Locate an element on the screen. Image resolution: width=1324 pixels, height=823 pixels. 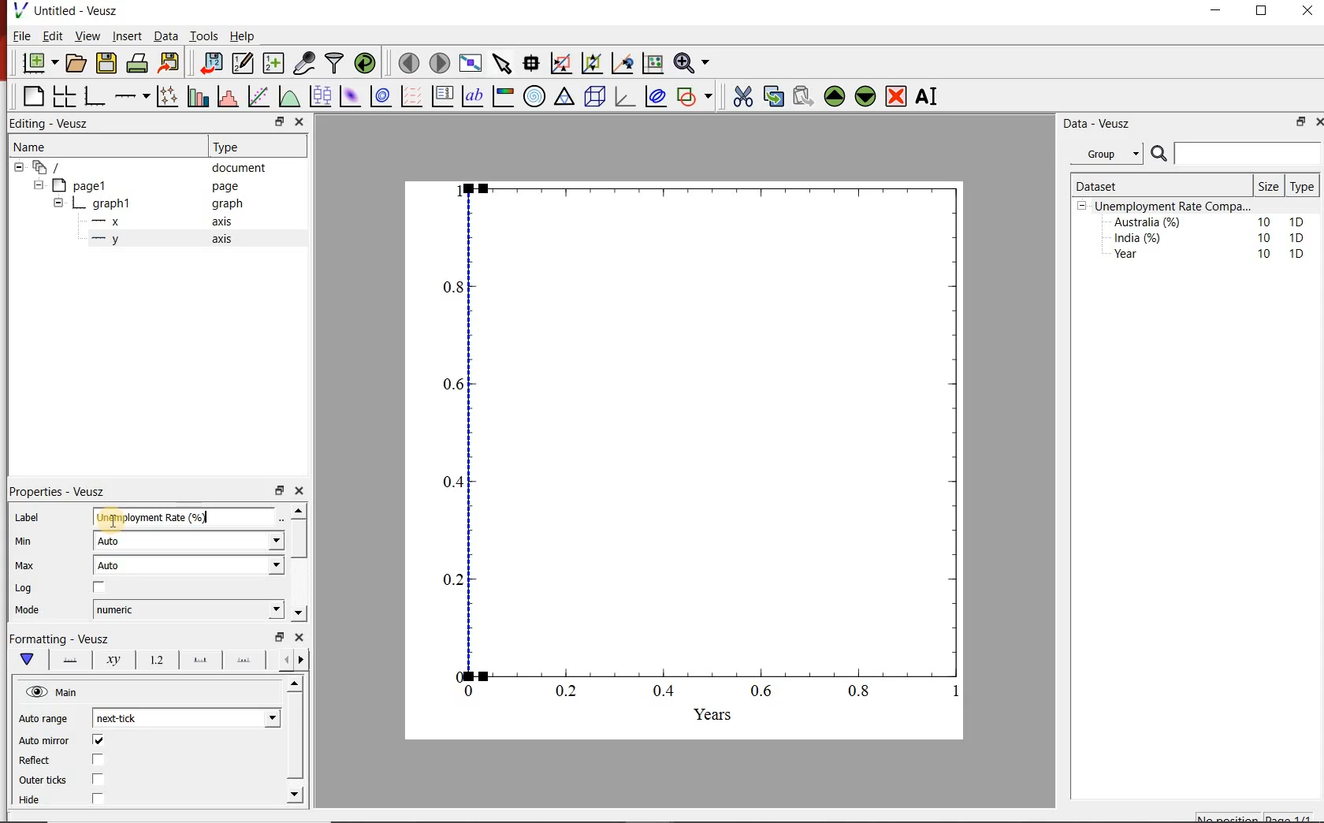
Tools is located at coordinates (205, 35).